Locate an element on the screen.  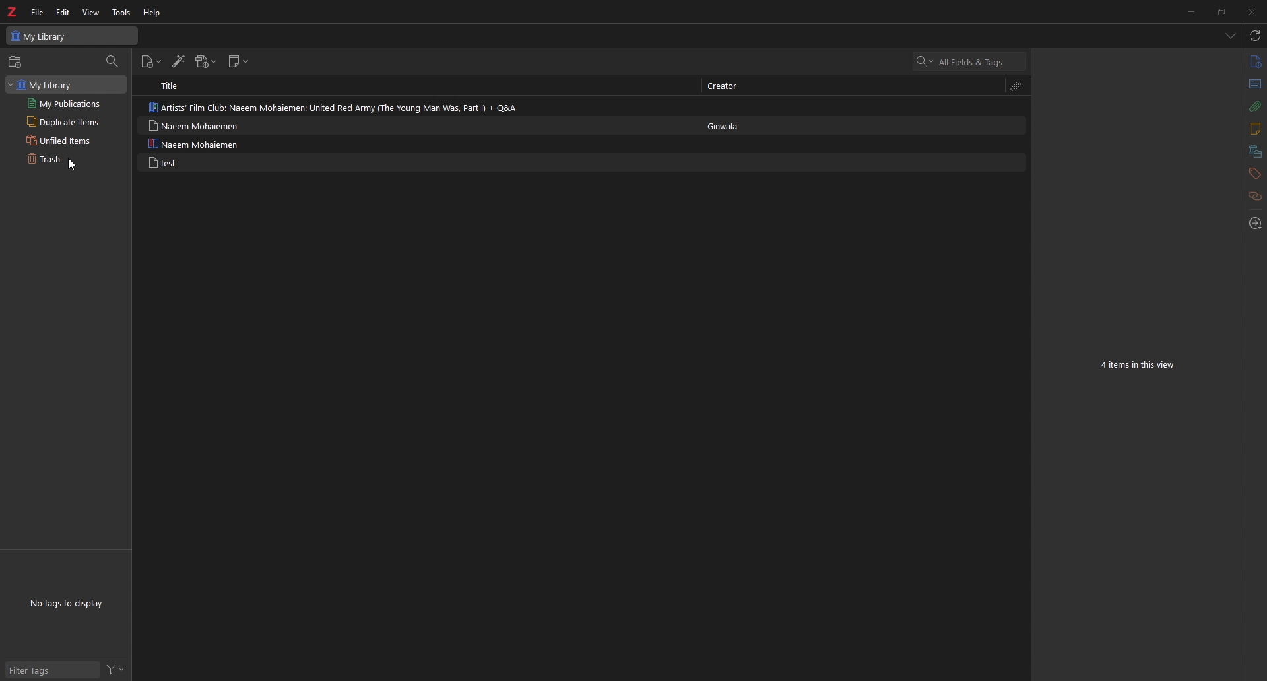
unfiled items is located at coordinates (64, 141).